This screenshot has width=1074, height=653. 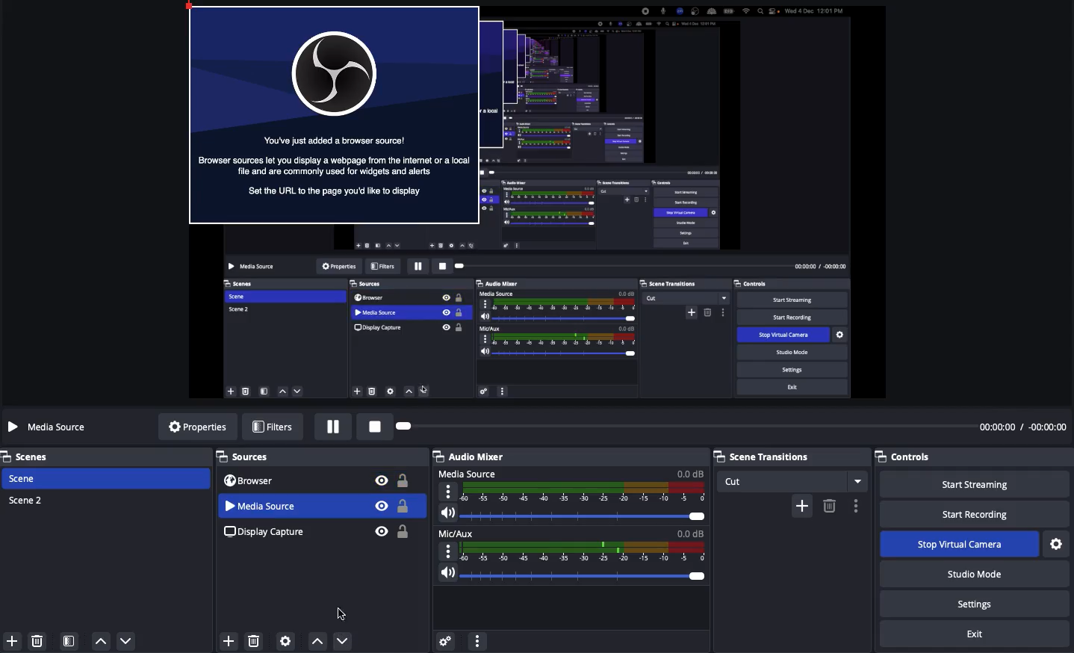 I want to click on Settings, so click(x=1058, y=542).